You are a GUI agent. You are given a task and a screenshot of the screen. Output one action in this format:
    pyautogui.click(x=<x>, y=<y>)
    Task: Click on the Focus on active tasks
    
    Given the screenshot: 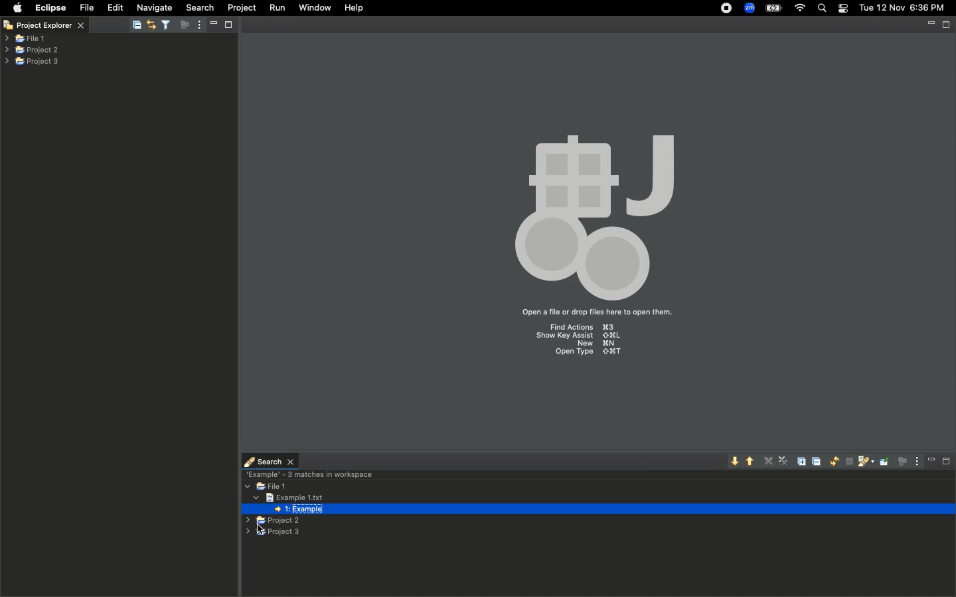 What is the action you would take?
    pyautogui.click(x=187, y=27)
    